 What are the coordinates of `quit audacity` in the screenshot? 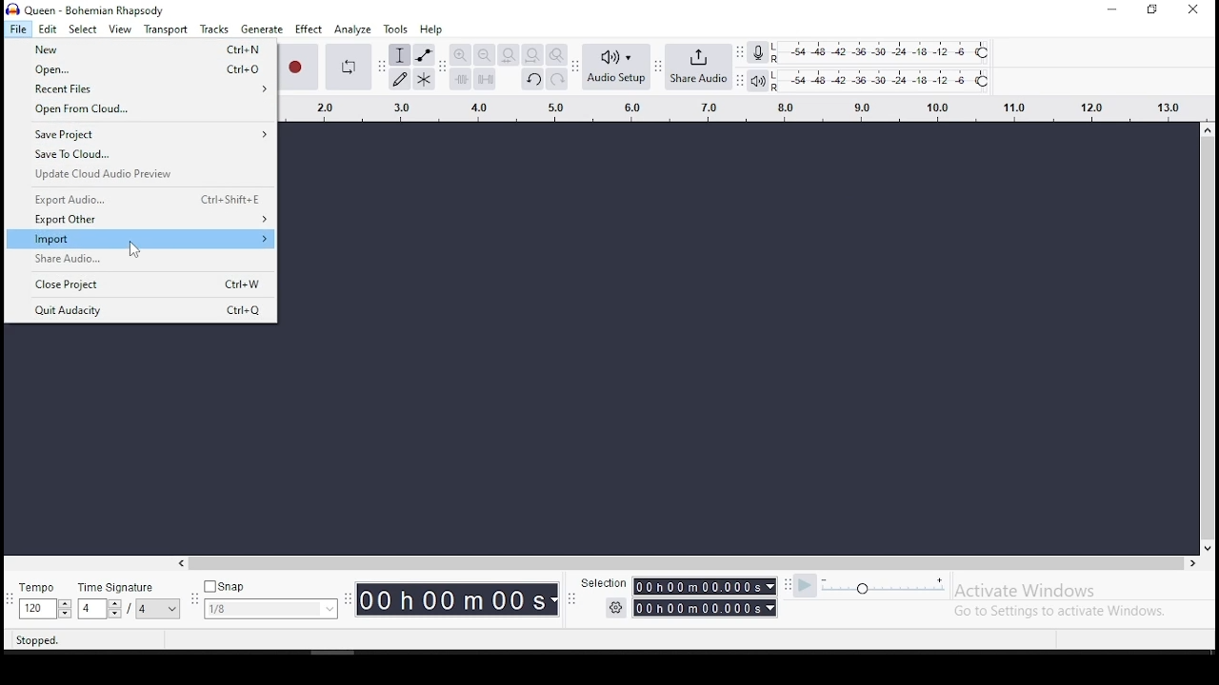 It's located at (141, 309).